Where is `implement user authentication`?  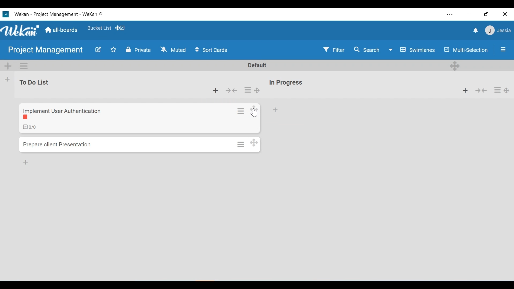
implement user authentication is located at coordinates (63, 110).